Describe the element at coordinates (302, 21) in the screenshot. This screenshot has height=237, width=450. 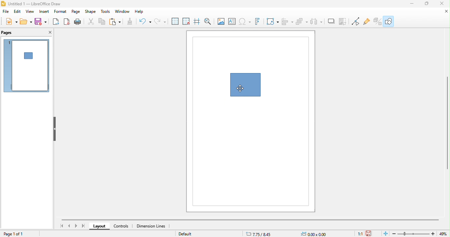
I see `select at least three object to distribute` at that location.